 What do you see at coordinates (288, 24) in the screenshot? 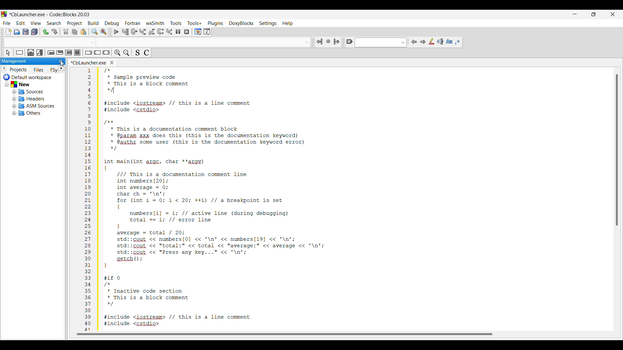
I see `Help menu` at bounding box center [288, 24].